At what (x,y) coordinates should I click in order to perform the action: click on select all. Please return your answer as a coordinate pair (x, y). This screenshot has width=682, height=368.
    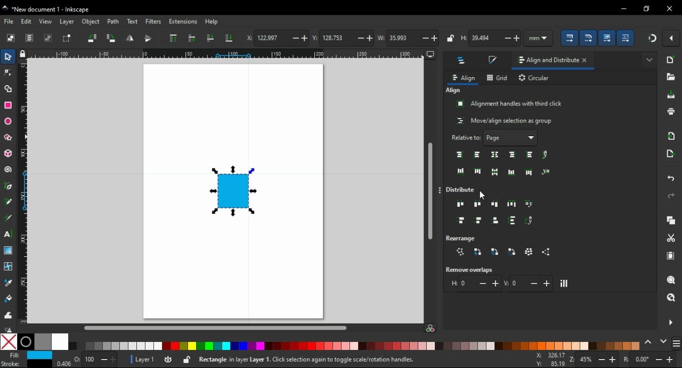
    Looking at the image, I should click on (10, 37).